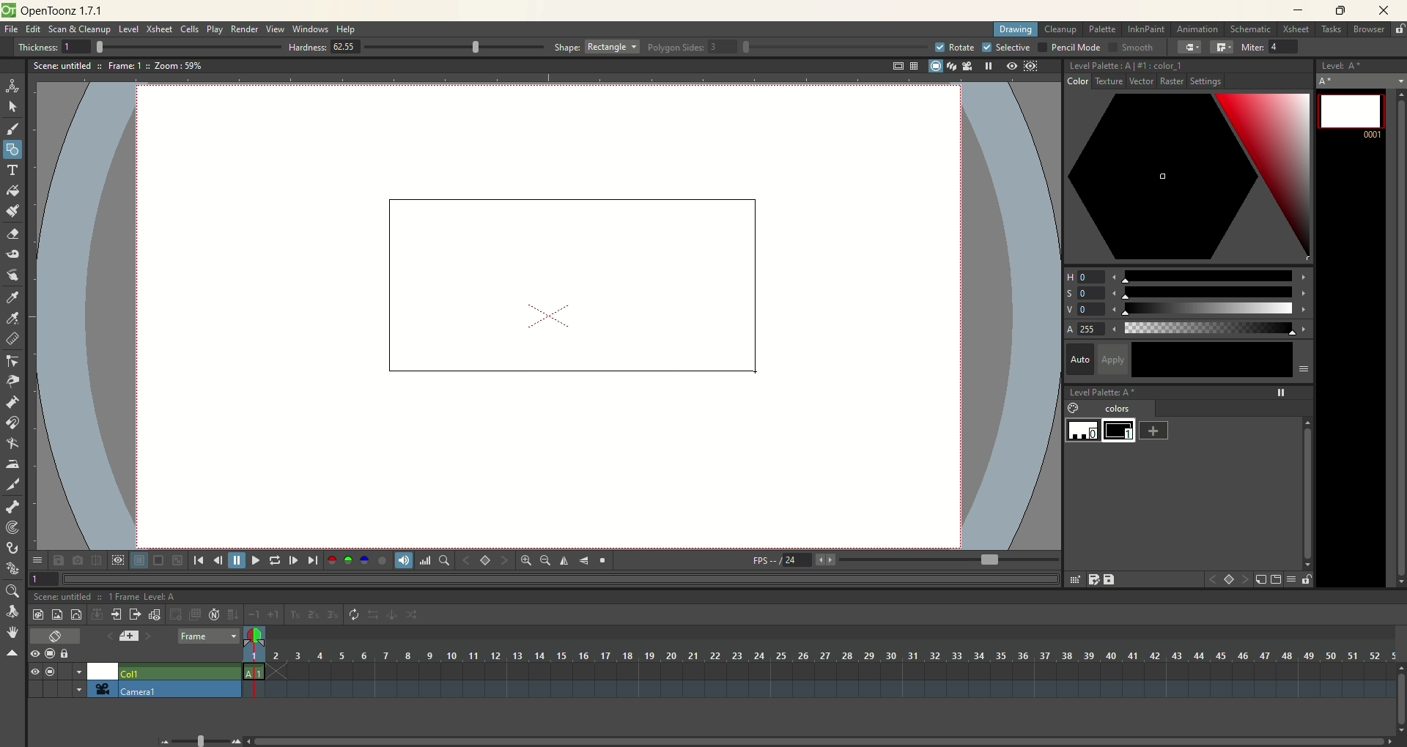 The image size is (1407, 747). What do you see at coordinates (208, 637) in the screenshot?
I see `frame` at bounding box center [208, 637].